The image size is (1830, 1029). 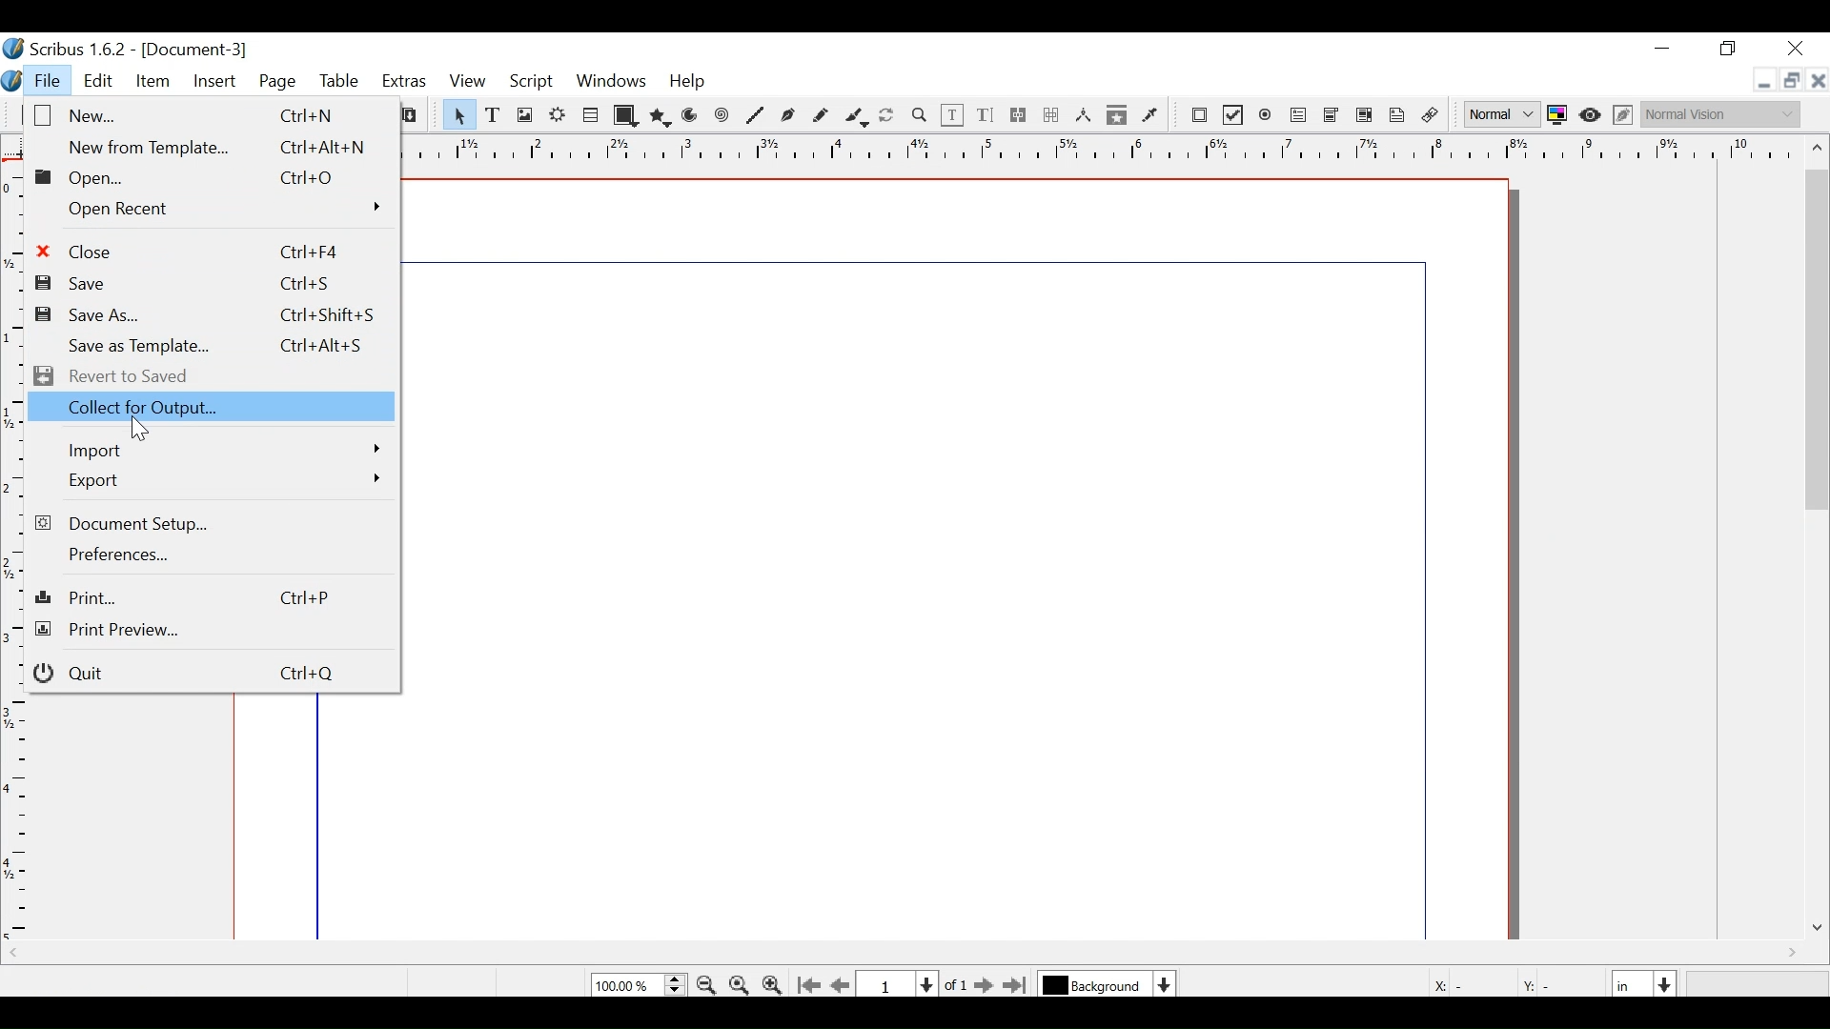 I want to click on Edit contents of frame , so click(x=953, y=115).